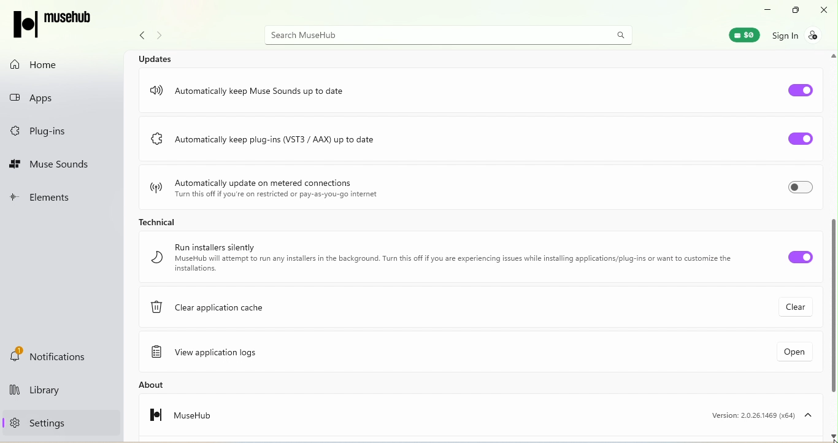 The image size is (838, 443). I want to click on Updates, so click(158, 58).